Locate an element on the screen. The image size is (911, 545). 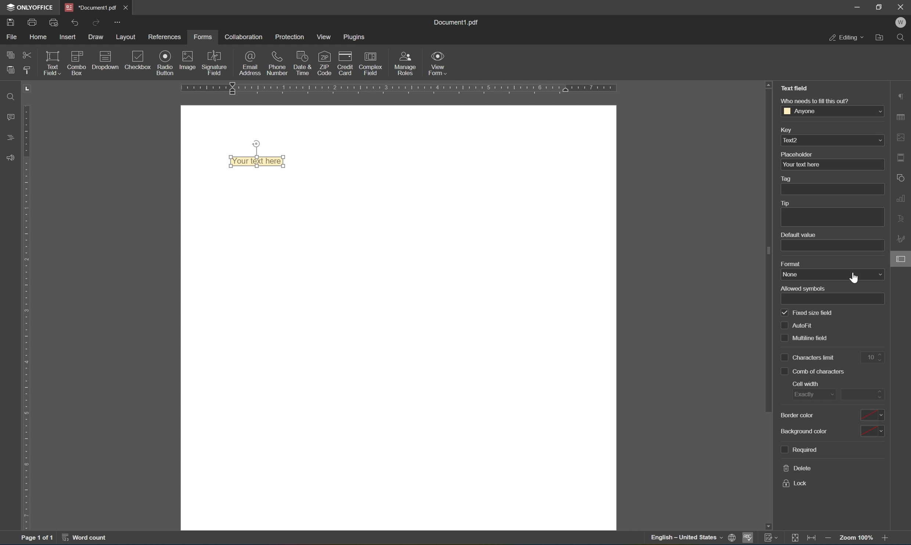
header & footer settings is located at coordinates (901, 158).